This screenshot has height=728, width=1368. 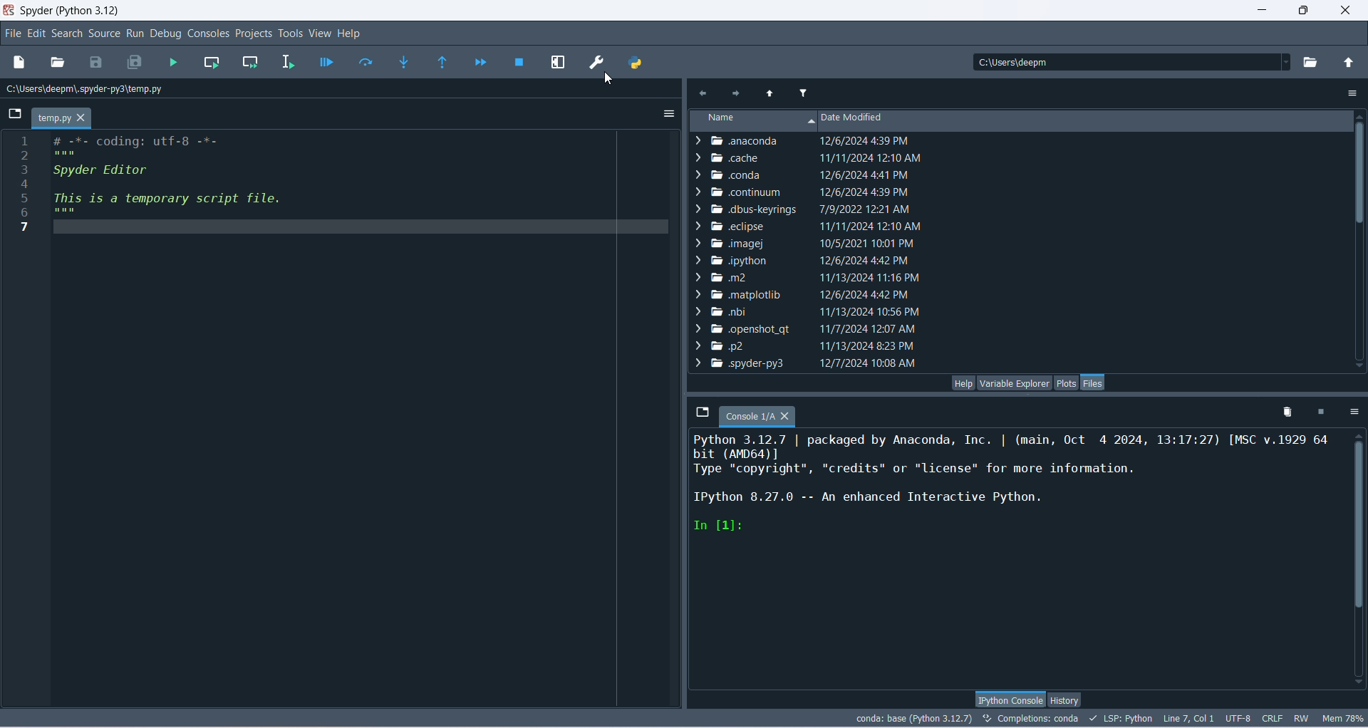 I want to click on filter files, so click(x=802, y=93).